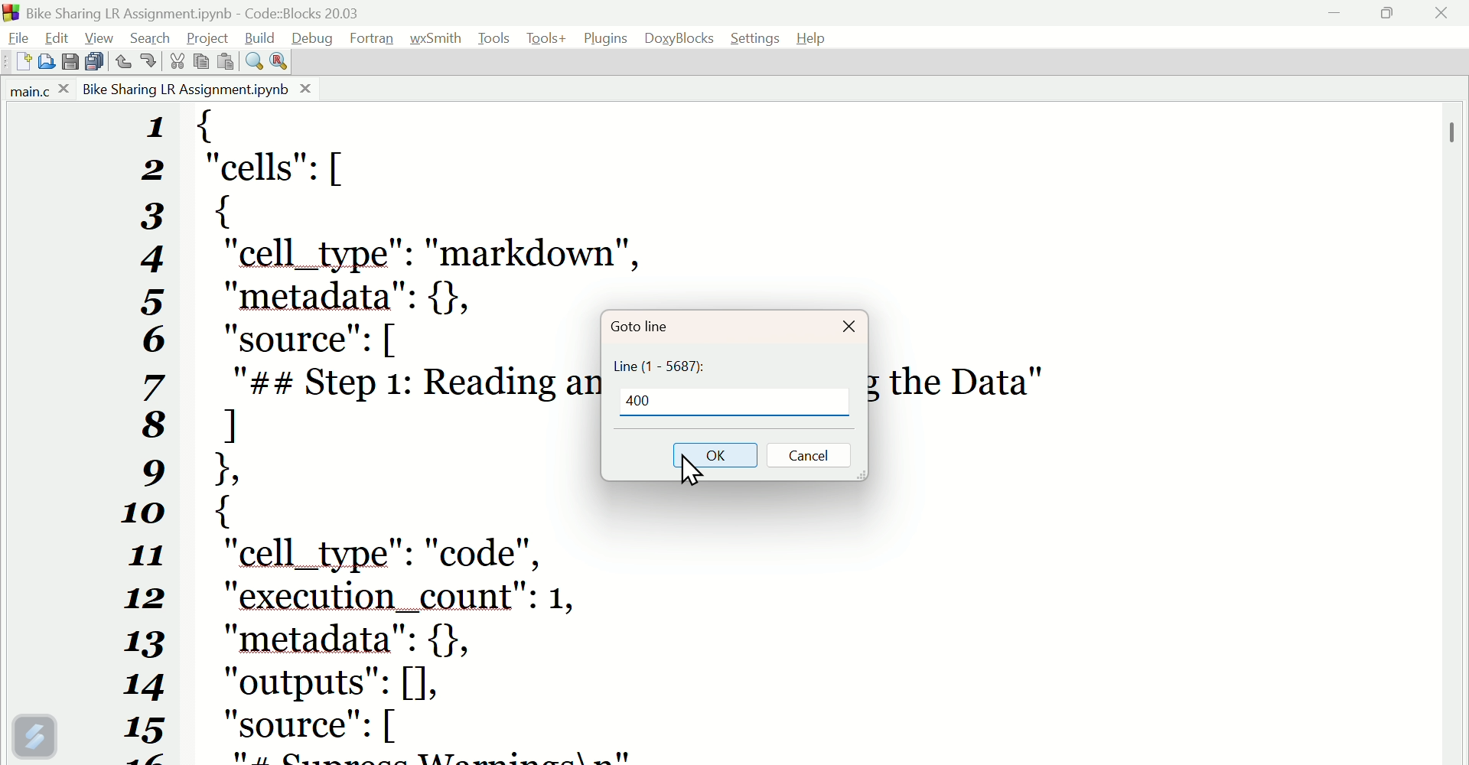 This screenshot has width=1469, height=765. I want to click on Ok, so click(715, 452).